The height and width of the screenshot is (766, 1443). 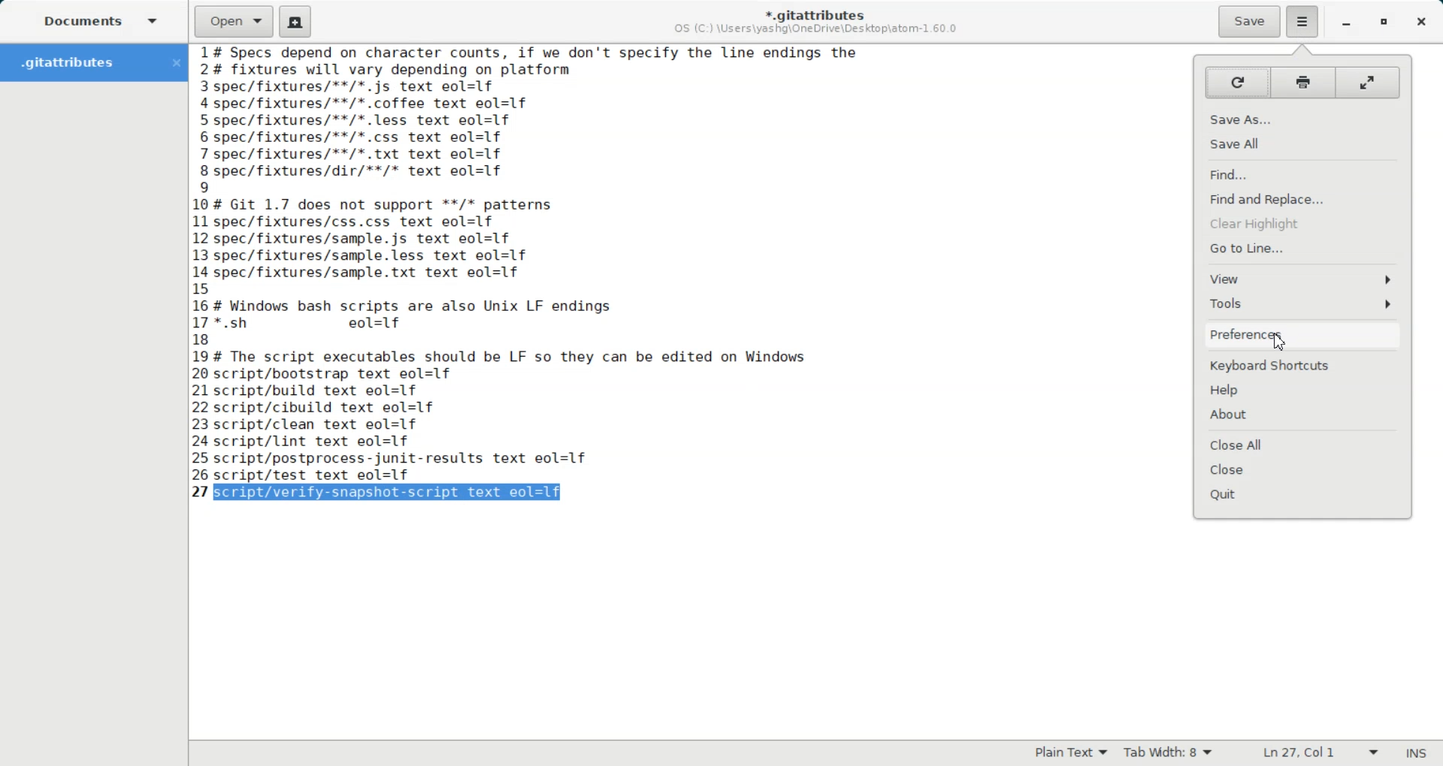 What do you see at coordinates (234, 20) in the screenshot?
I see `Open a file` at bounding box center [234, 20].